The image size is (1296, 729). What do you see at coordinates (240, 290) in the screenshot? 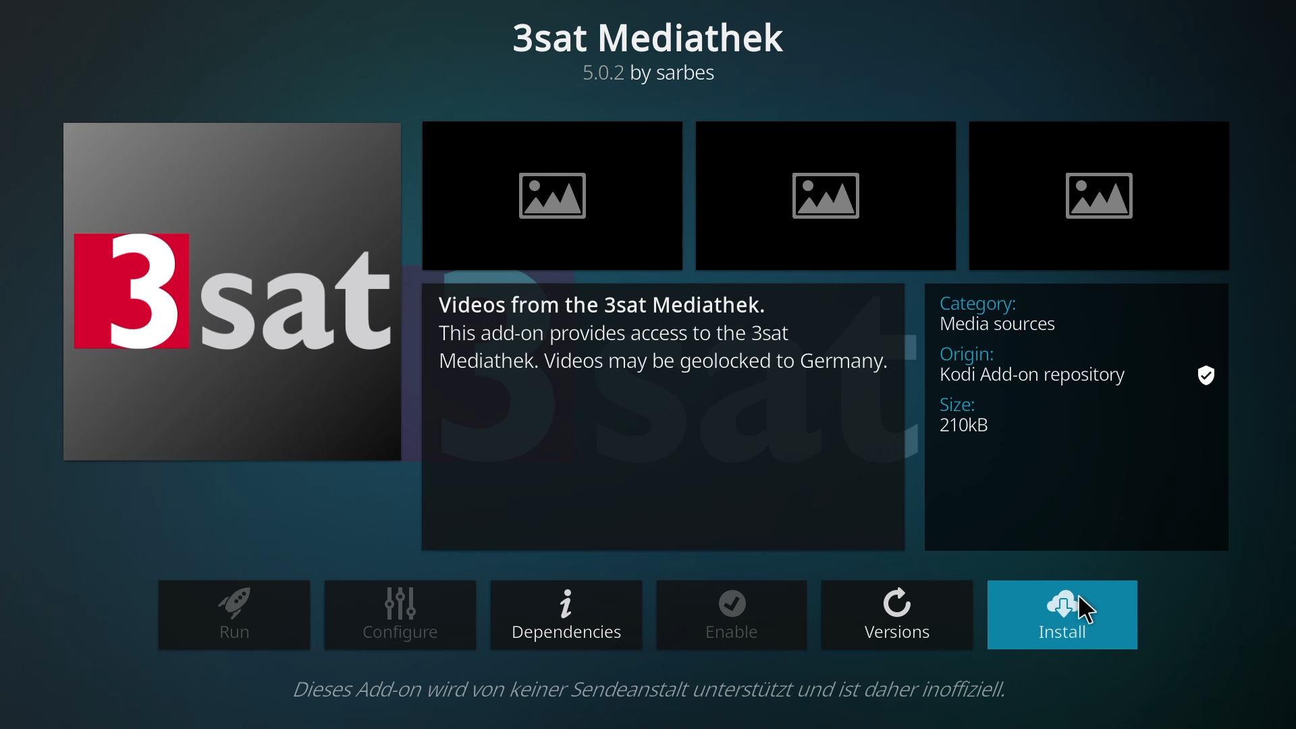
I see `3sat` at bounding box center [240, 290].